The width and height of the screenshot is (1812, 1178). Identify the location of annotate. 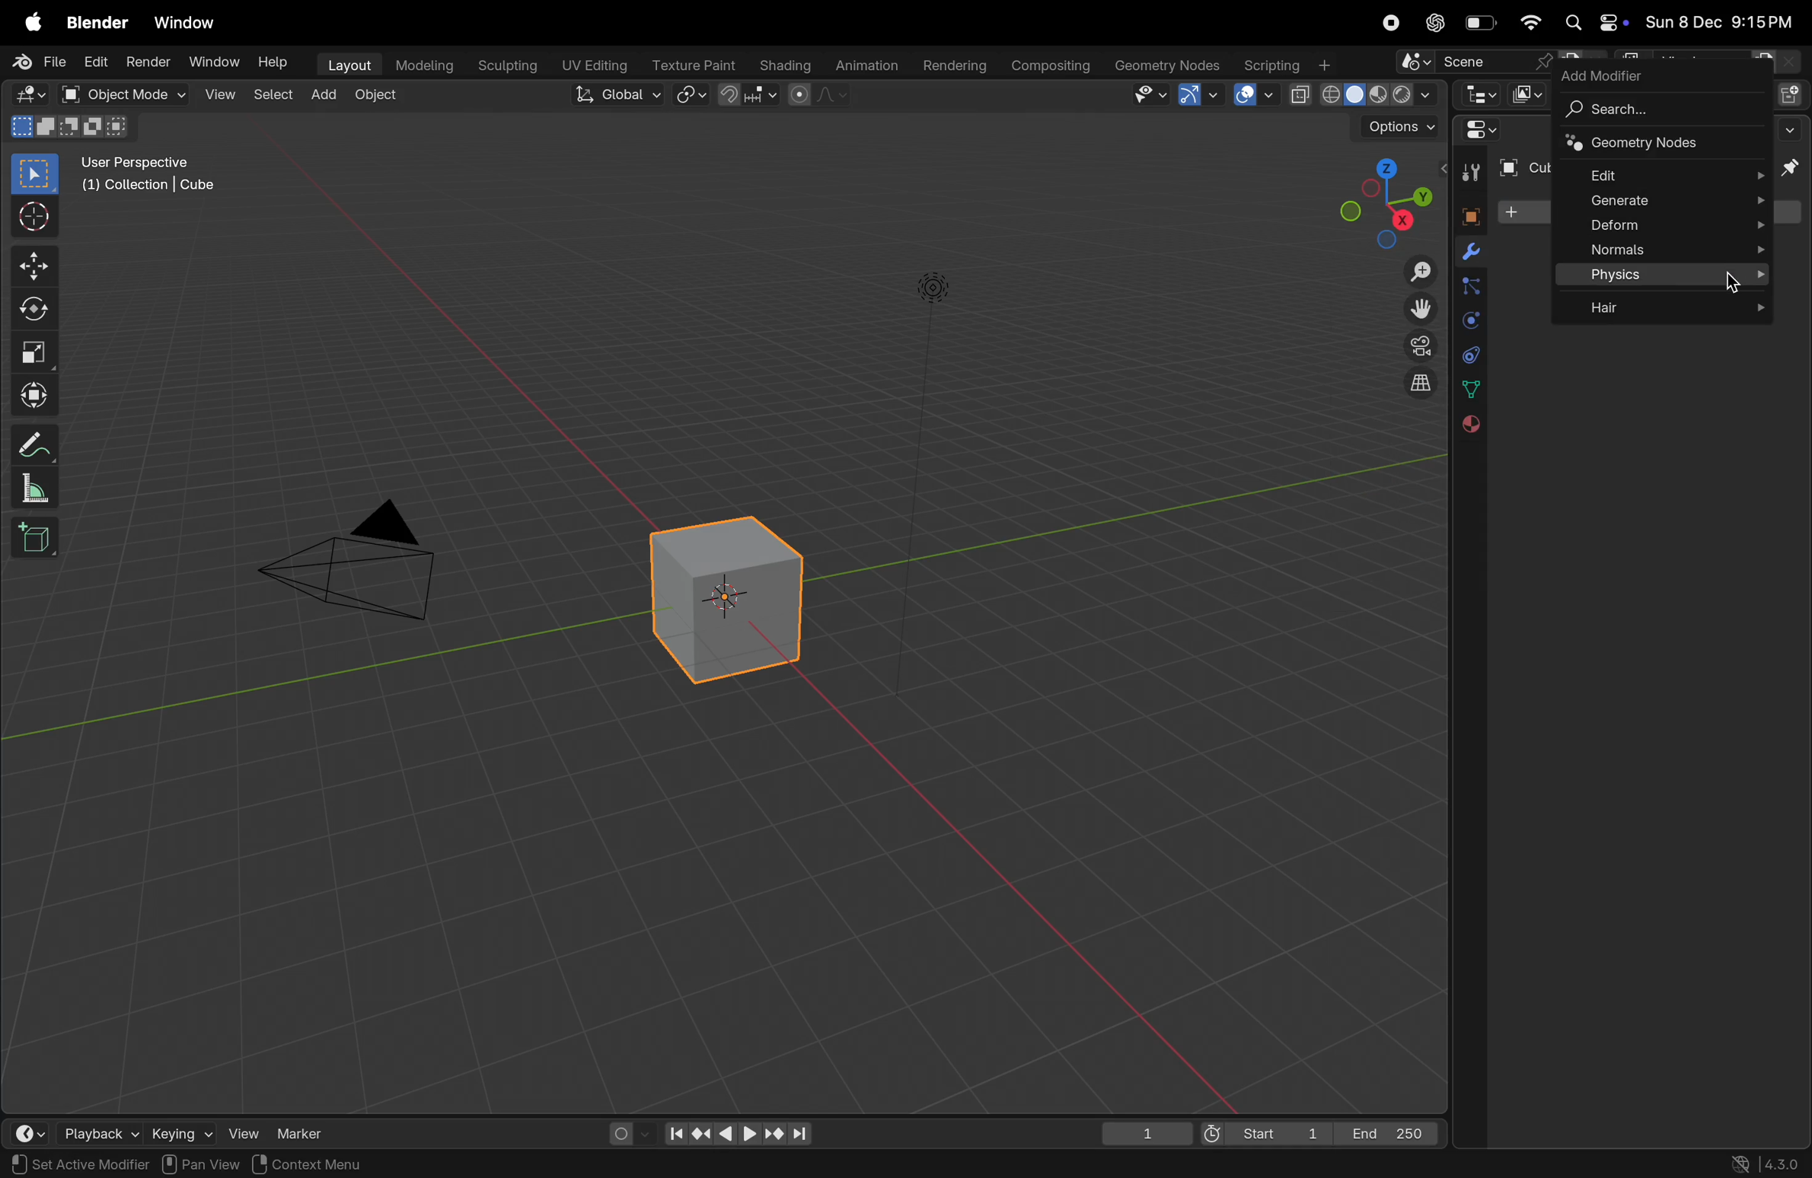
(34, 445).